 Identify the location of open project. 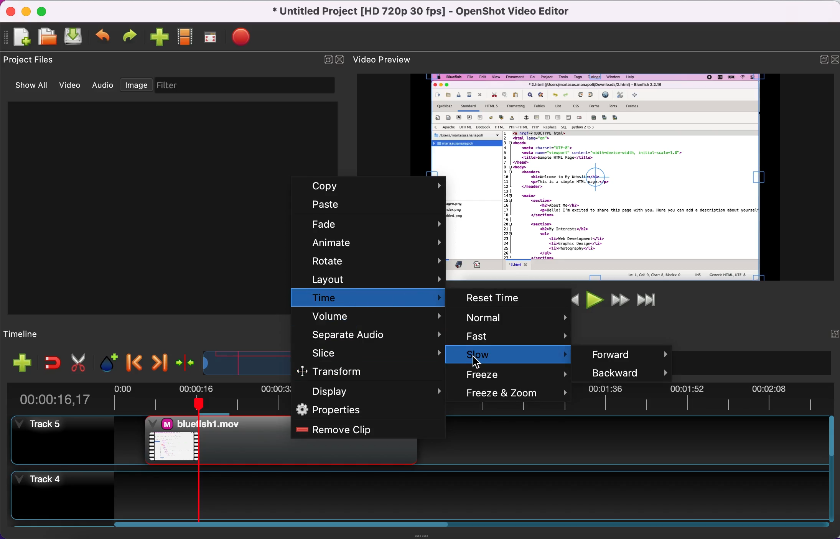
(49, 38).